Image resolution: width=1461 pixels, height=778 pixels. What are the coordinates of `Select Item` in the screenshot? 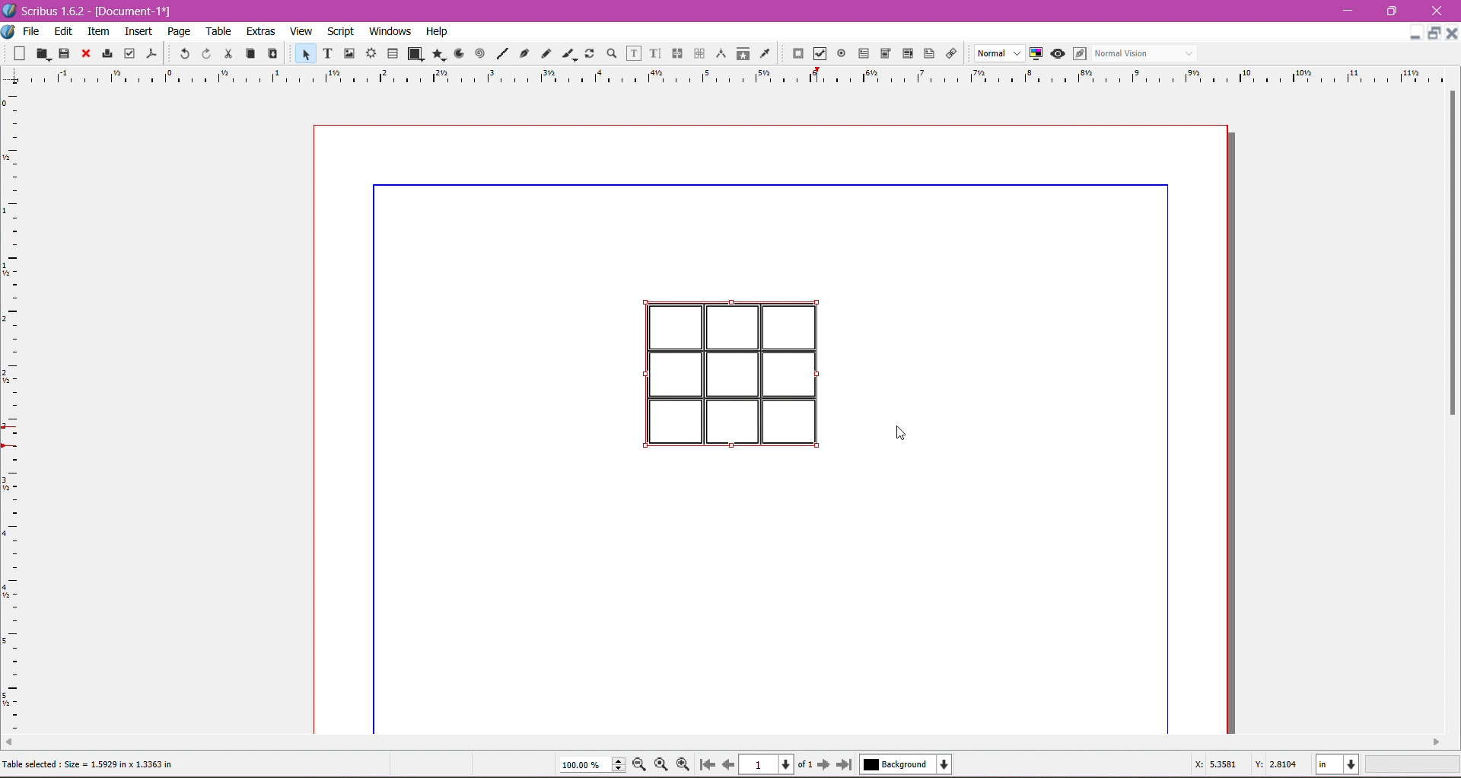 It's located at (298, 53).